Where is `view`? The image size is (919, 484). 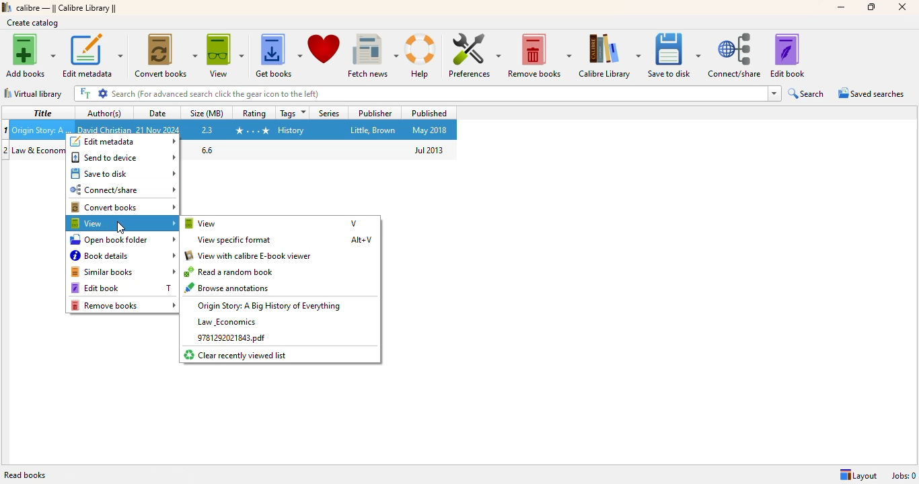
view is located at coordinates (226, 56).